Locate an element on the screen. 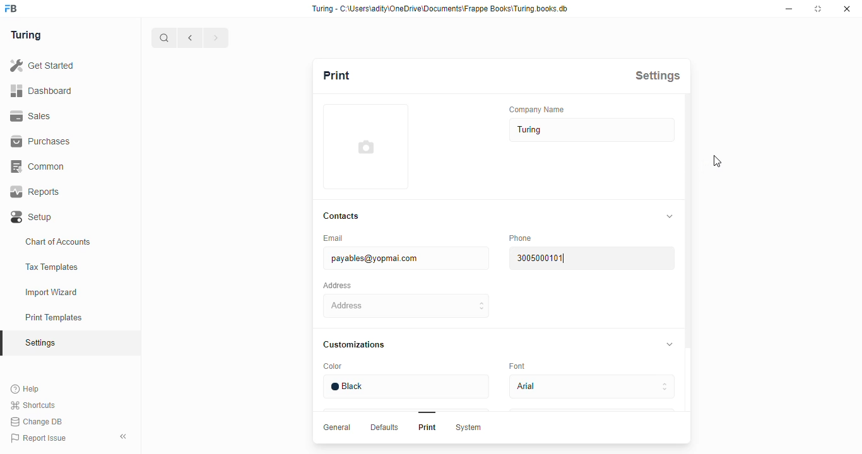 The width and height of the screenshot is (862, 454). close is located at coordinates (849, 10).